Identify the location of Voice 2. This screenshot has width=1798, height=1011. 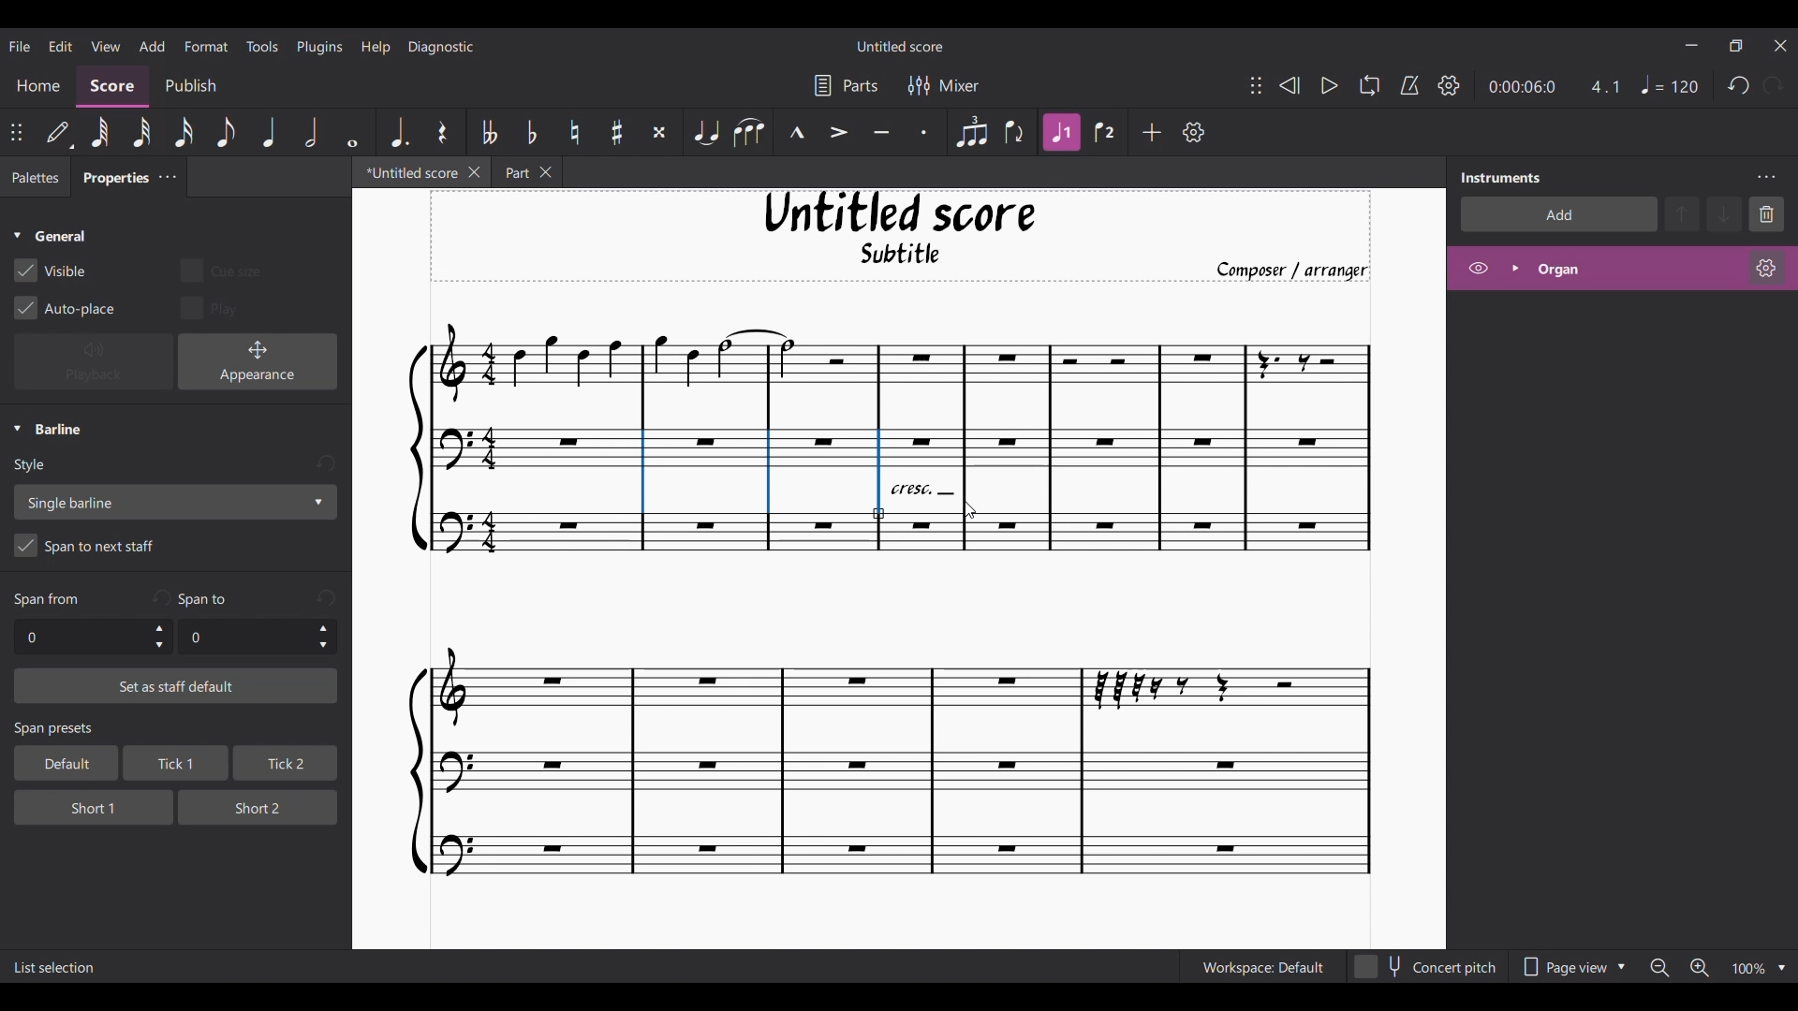
(1107, 132).